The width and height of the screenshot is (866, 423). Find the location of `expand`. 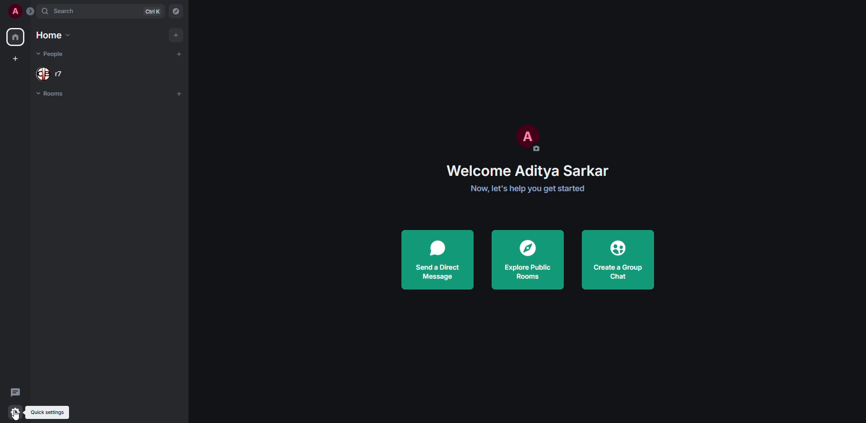

expand is located at coordinates (31, 12).